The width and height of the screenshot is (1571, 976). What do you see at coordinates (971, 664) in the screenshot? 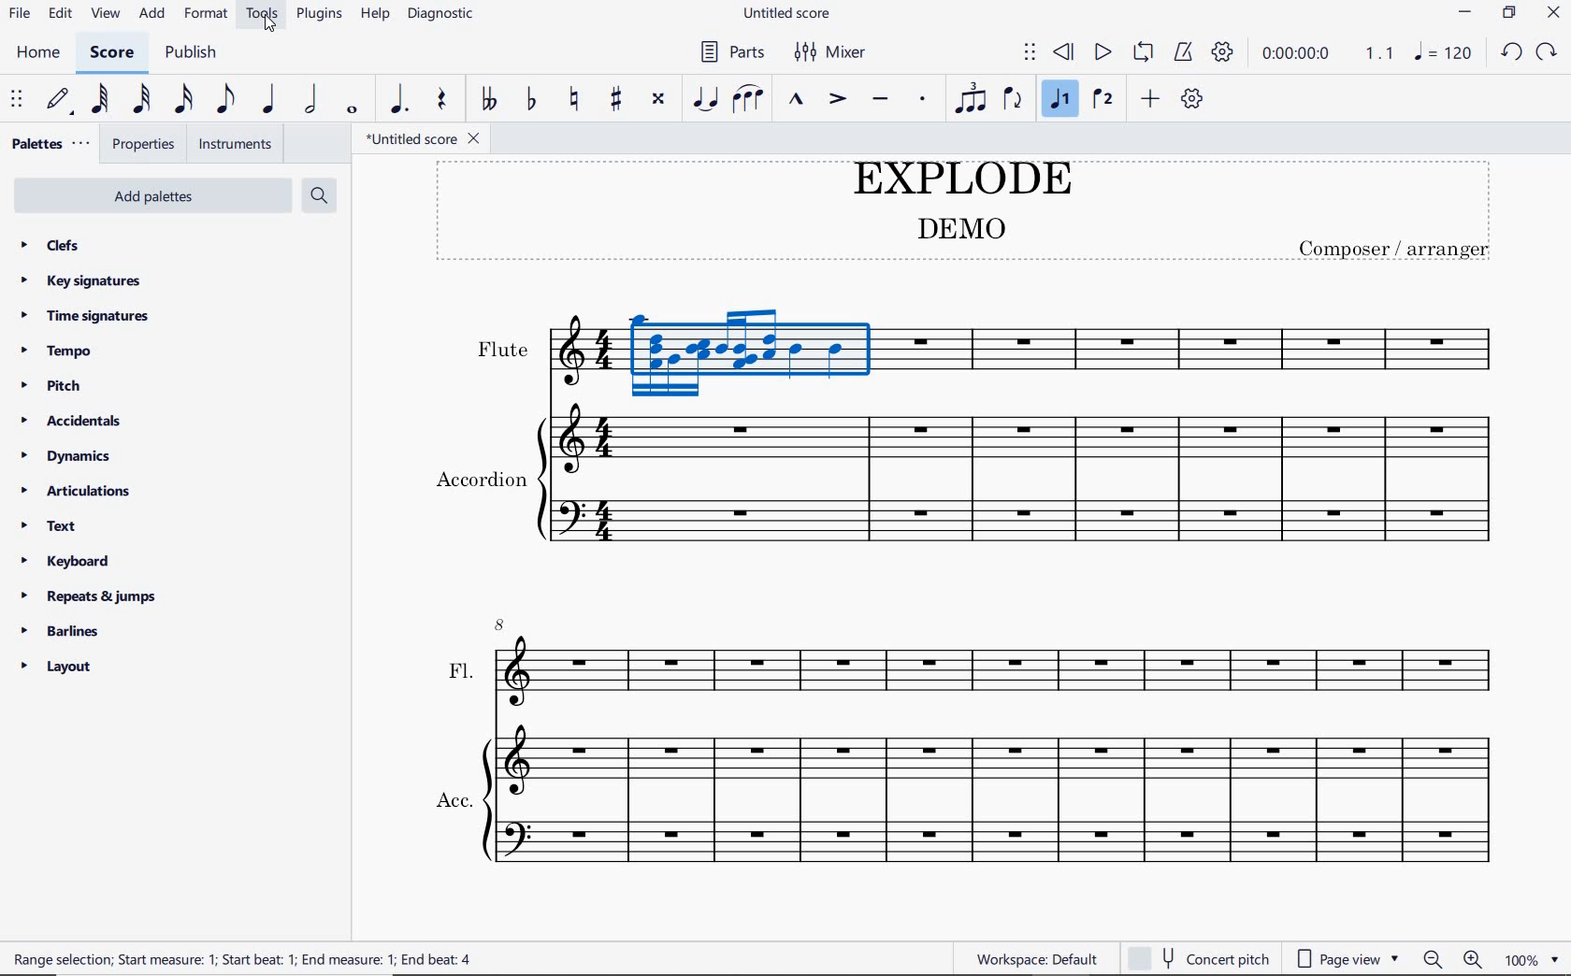
I see `FL` at bounding box center [971, 664].